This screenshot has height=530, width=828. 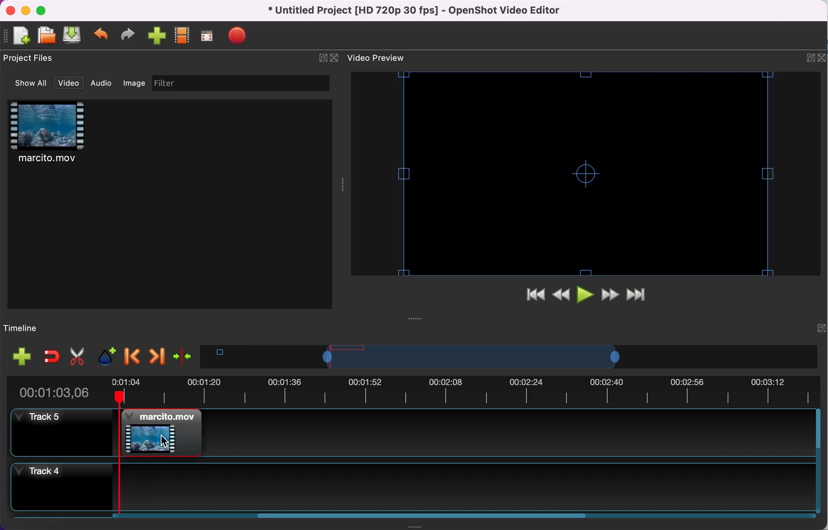 I want to click on add marker, so click(x=105, y=355).